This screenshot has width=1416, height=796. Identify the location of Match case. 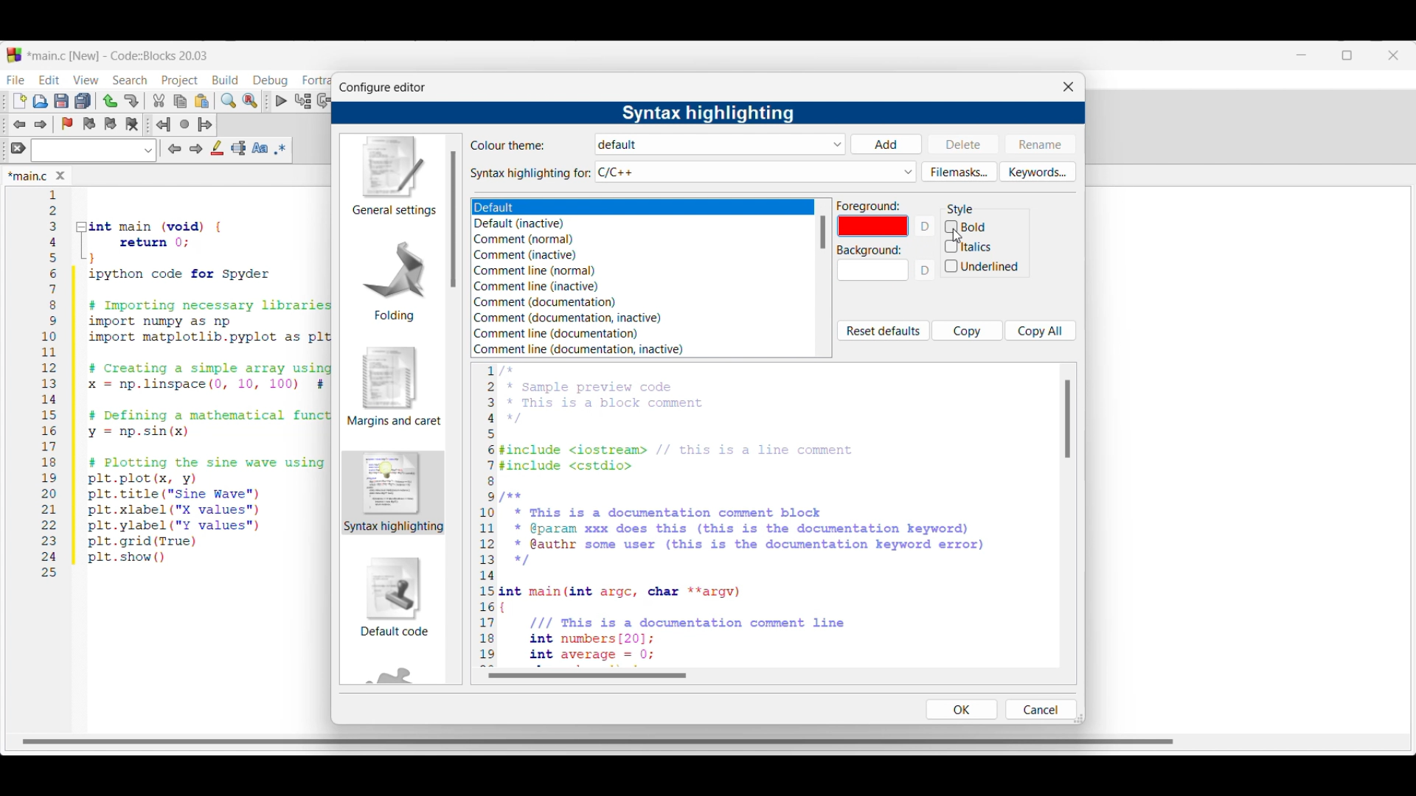
(260, 147).